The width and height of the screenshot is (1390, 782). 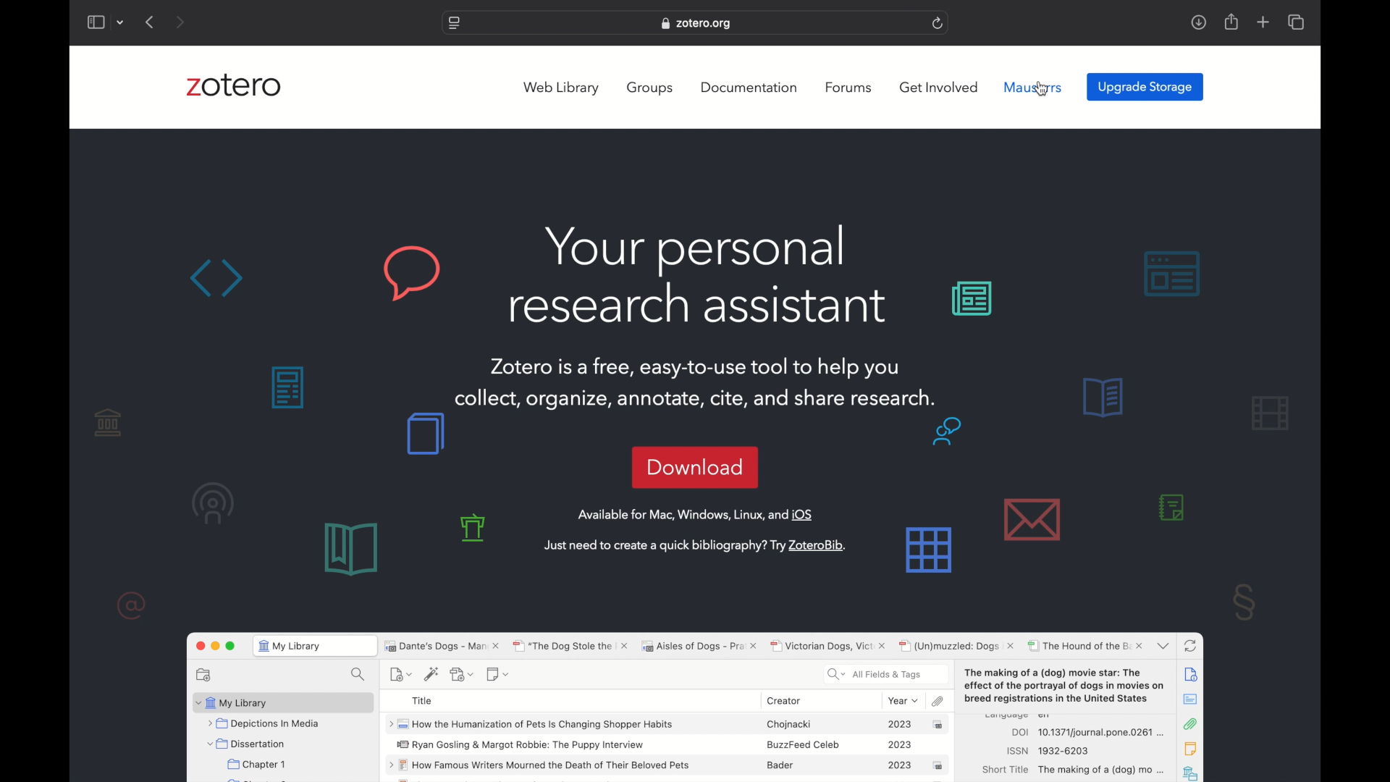 I want to click on your personal research assistant, so click(x=699, y=276).